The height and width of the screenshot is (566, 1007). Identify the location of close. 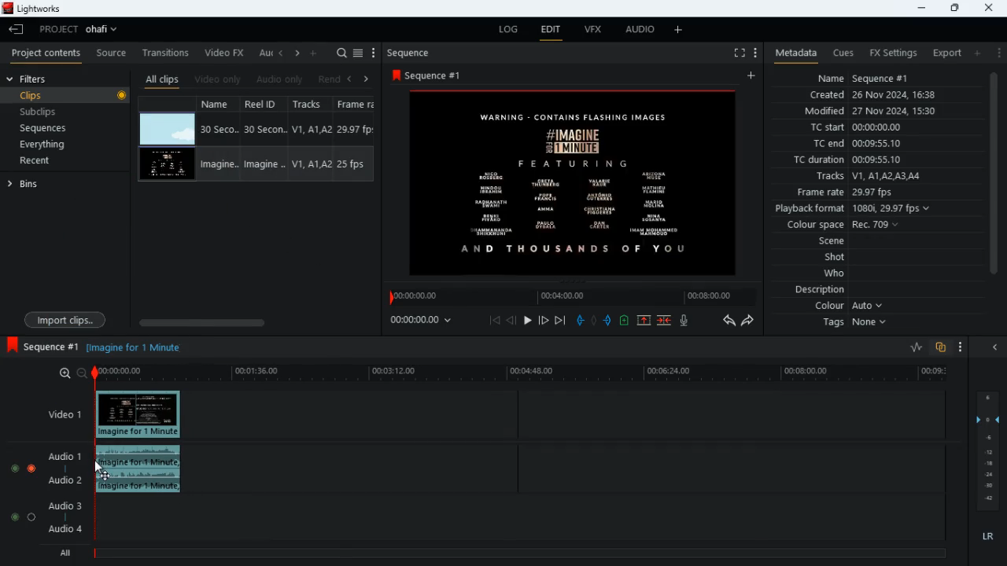
(998, 348).